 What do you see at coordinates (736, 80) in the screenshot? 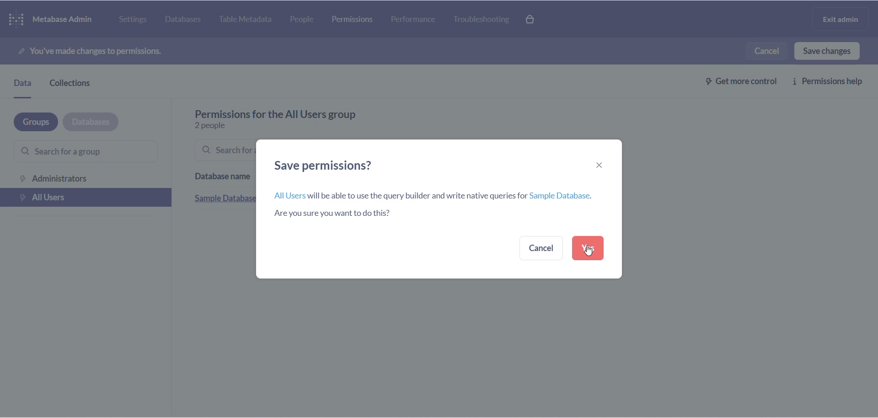
I see `get more control` at bounding box center [736, 80].